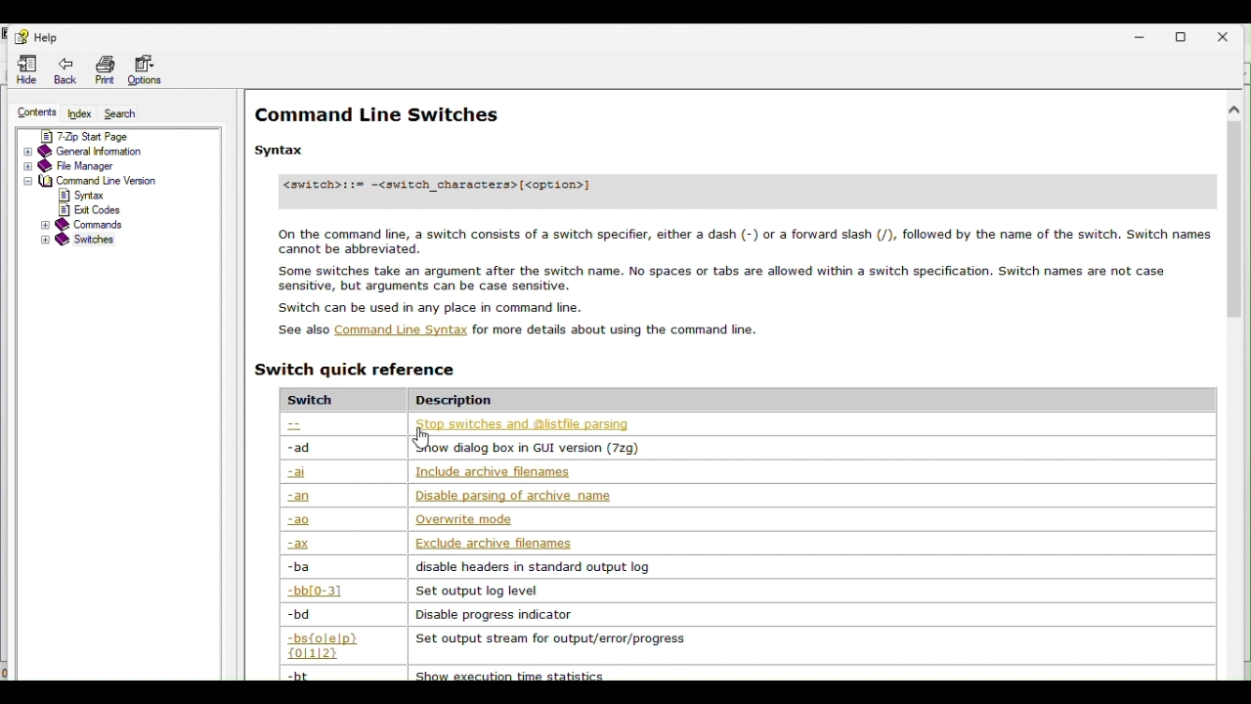 Image resolution: width=1251 pixels, height=704 pixels. What do you see at coordinates (740, 191) in the screenshot?
I see `` at bounding box center [740, 191].